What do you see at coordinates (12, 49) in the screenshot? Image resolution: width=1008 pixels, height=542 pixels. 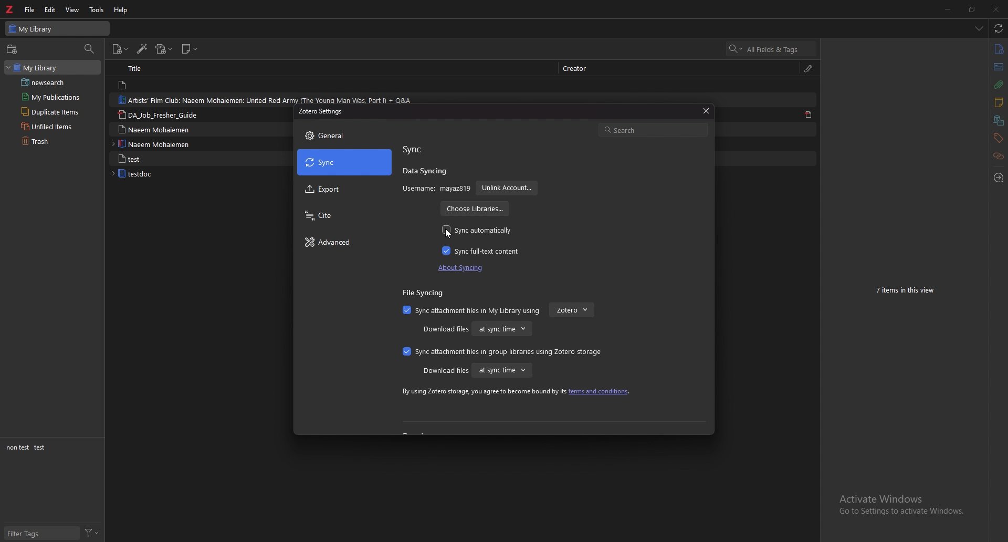 I see `new collection` at bounding box center [12, 49].